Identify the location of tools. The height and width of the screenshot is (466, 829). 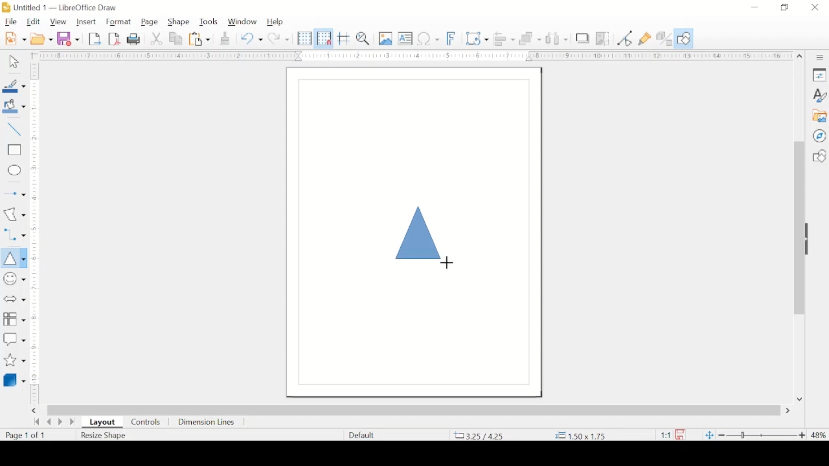
(209, 22).